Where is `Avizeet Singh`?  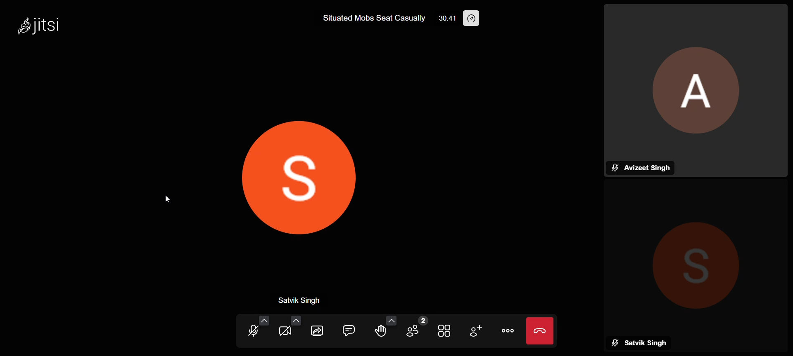 Avizeet Singh is located at coordinates (640, 166).